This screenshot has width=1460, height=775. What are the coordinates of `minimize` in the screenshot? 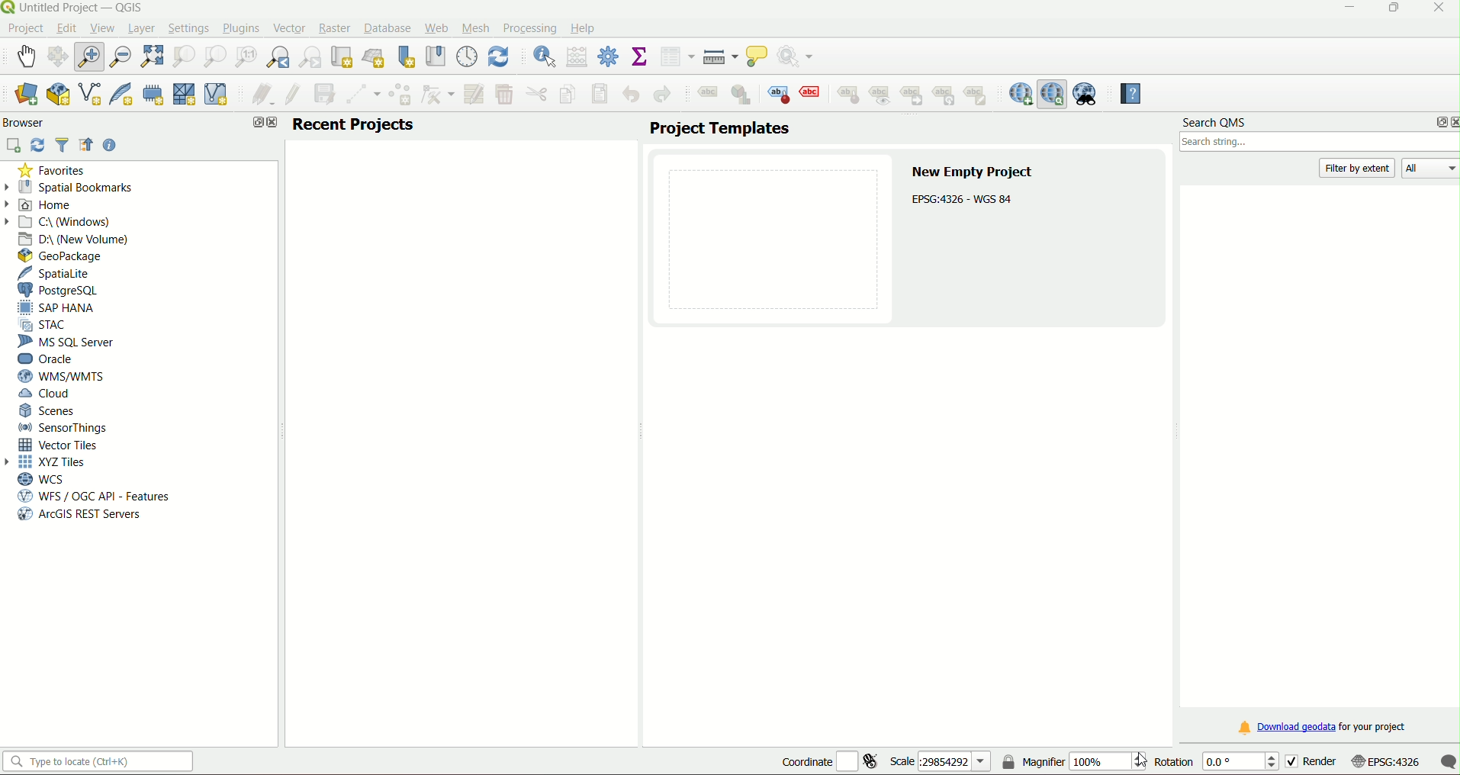 It's located at (1344, 8).